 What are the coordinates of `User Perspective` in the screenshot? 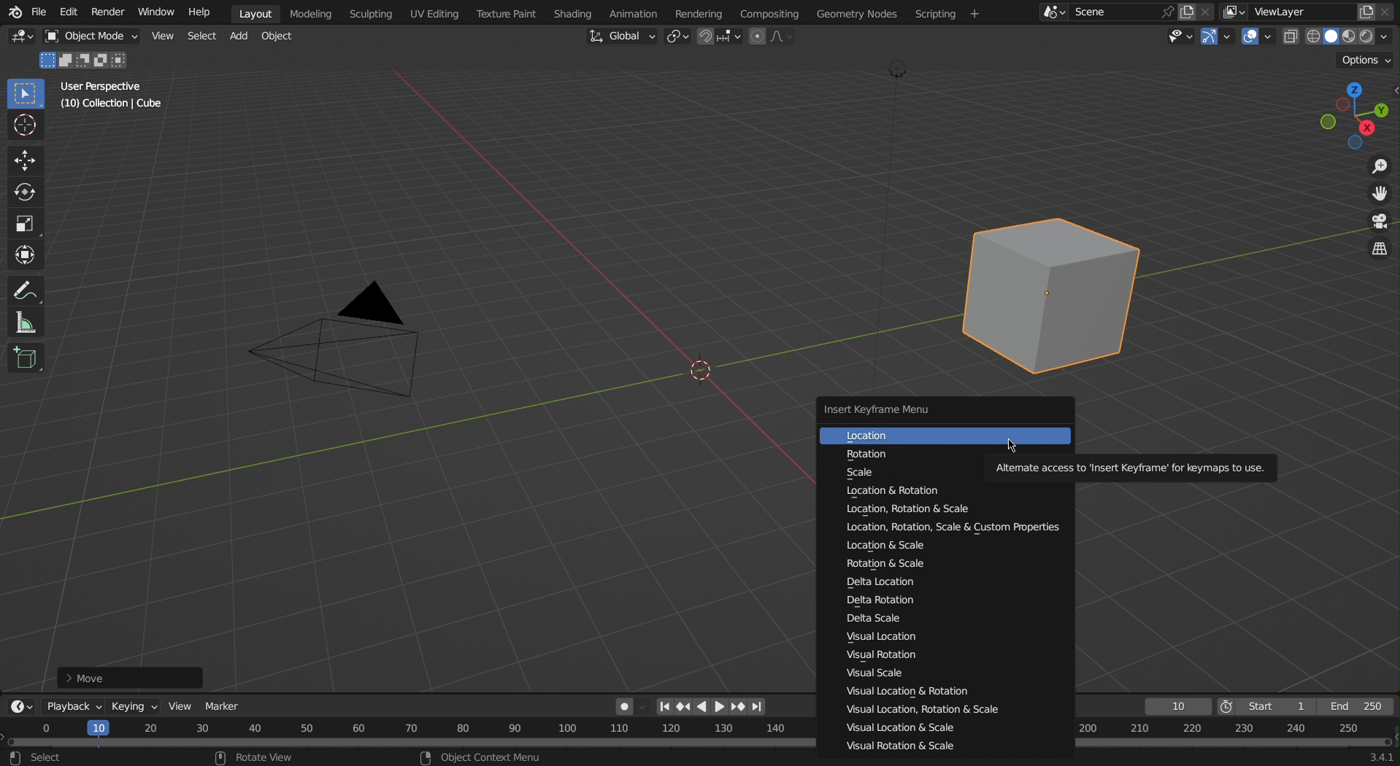 It's located at (107, 88).